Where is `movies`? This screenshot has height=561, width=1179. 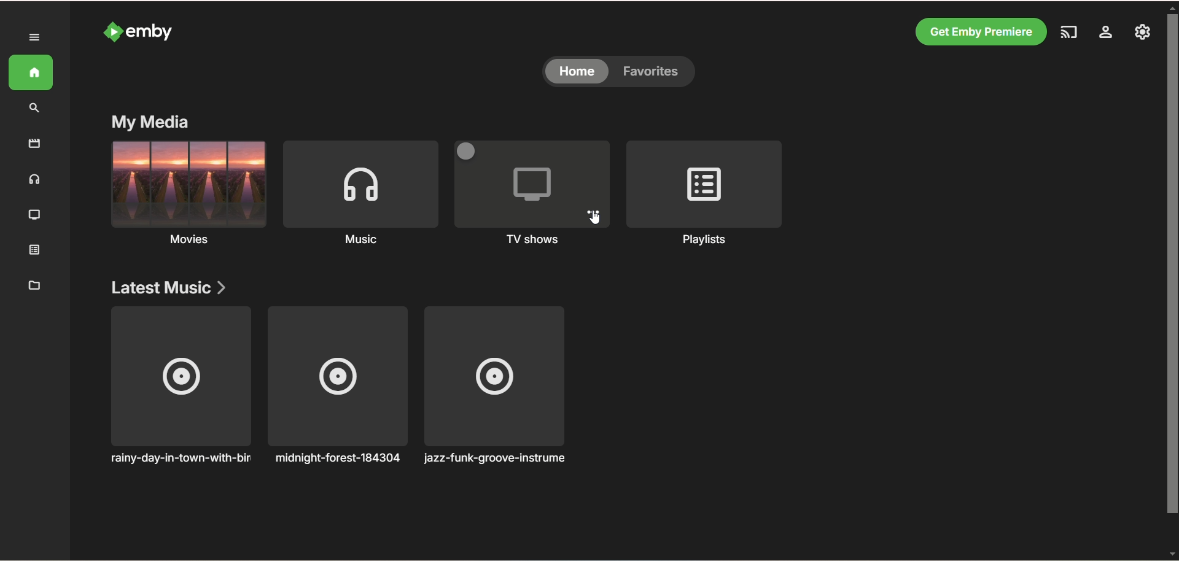 movies is located at coordinates (187, 196).